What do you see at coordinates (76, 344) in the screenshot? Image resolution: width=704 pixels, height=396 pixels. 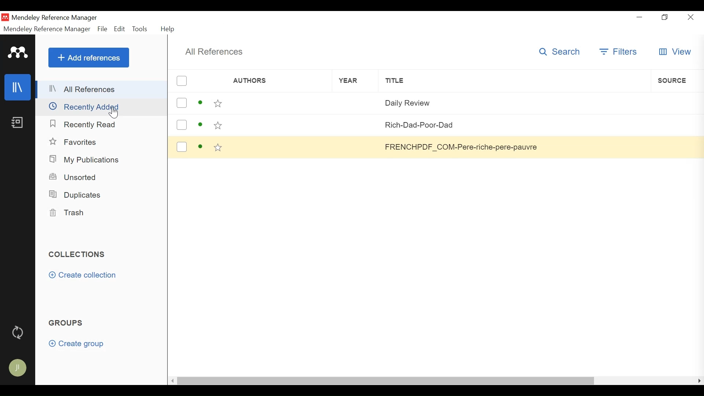 I see `Create Group` at bounding box center [76, 344].